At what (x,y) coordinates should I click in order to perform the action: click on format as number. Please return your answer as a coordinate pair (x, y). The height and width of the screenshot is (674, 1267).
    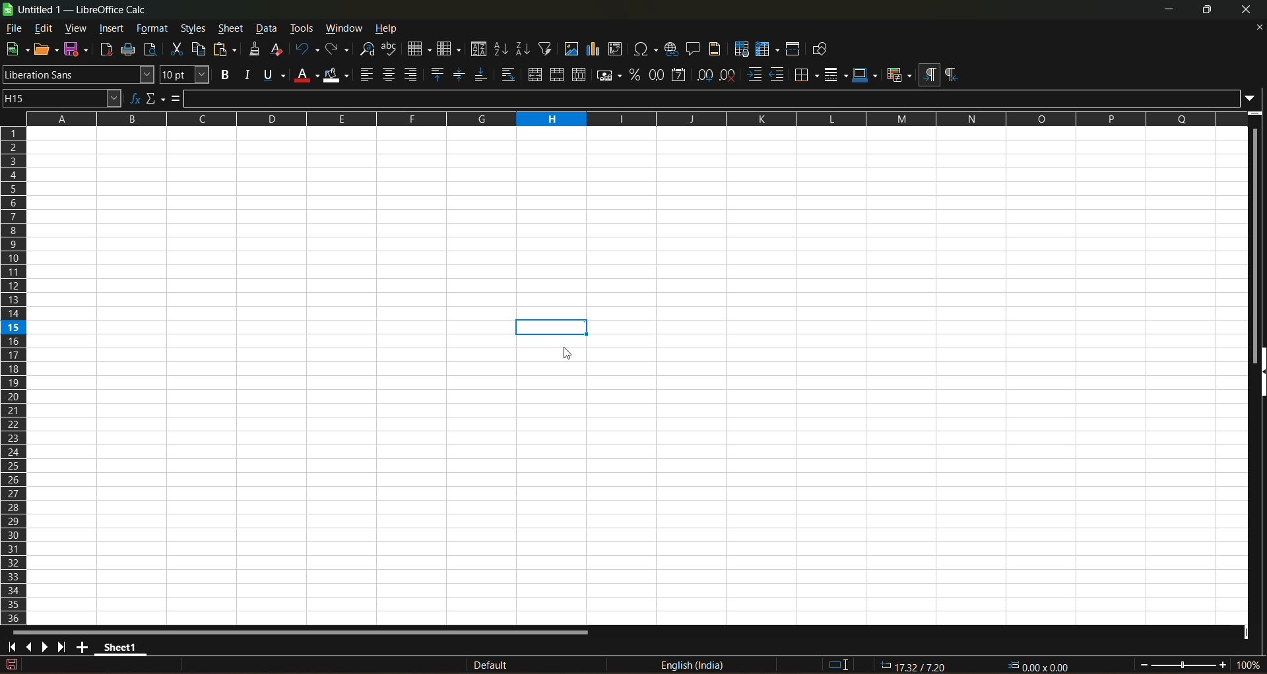
    Looking at the image, I should click on (655, 75).